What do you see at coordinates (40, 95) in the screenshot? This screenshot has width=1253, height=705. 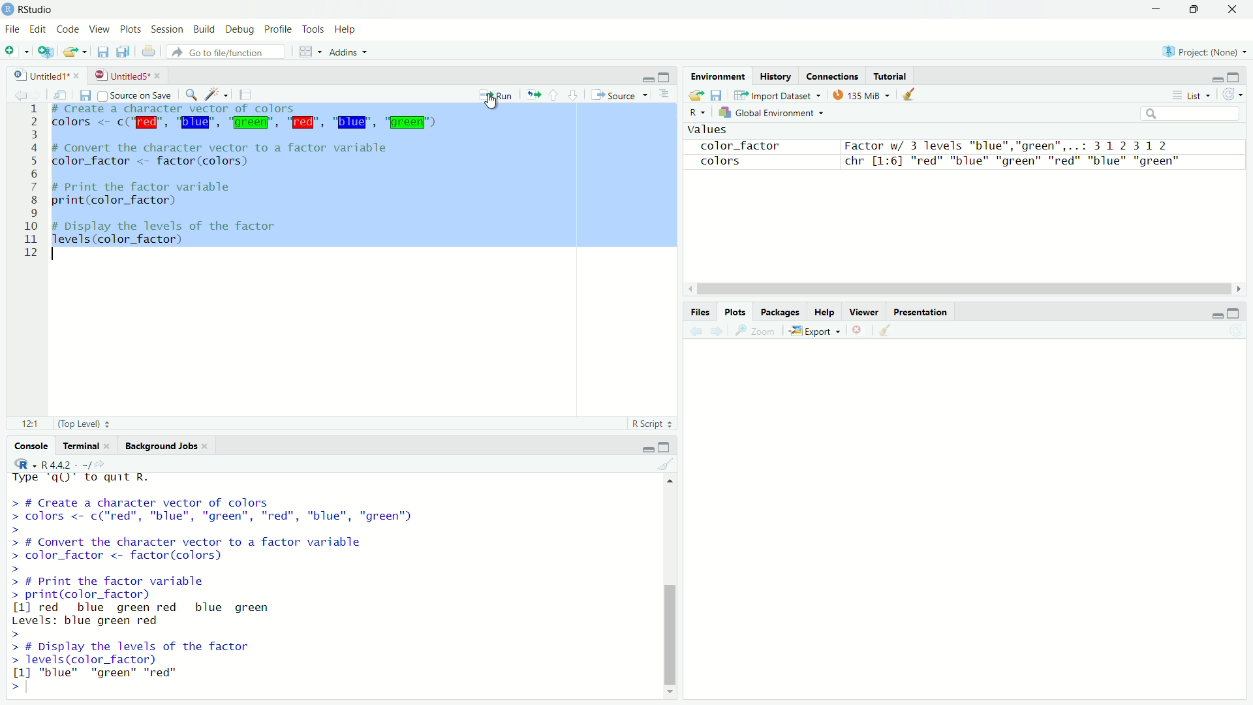 I see `go forward to the next source location` at bounding box center [40, 95].